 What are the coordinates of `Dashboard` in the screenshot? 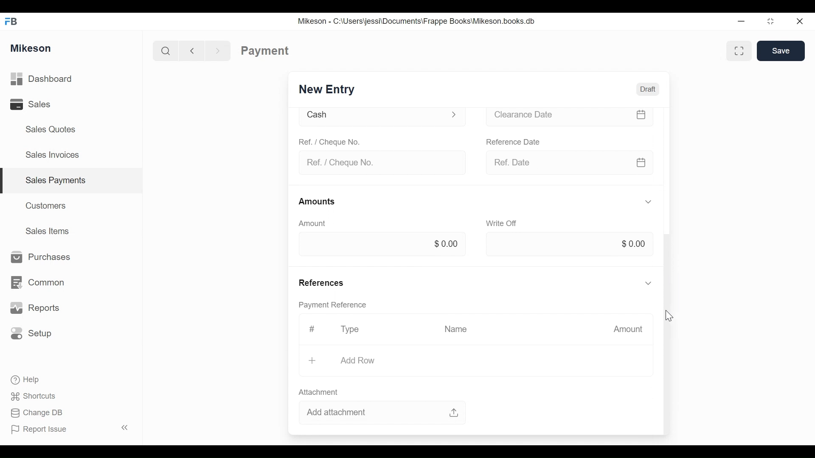 It's located at (56, 79).